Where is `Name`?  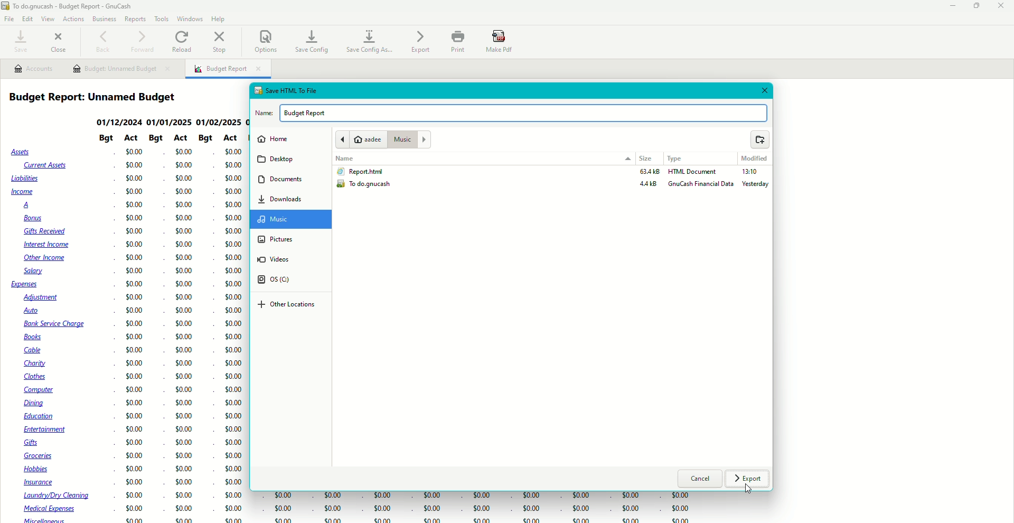
Name is located at coordinates (346, 158).